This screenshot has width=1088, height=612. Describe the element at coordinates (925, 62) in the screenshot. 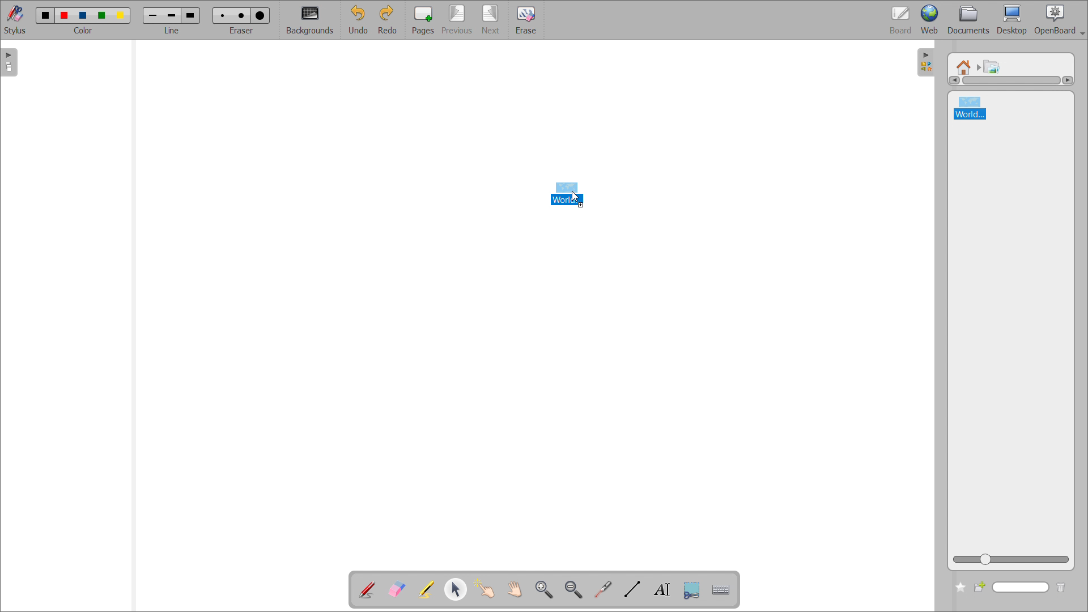

I see `open folders view` at that location.